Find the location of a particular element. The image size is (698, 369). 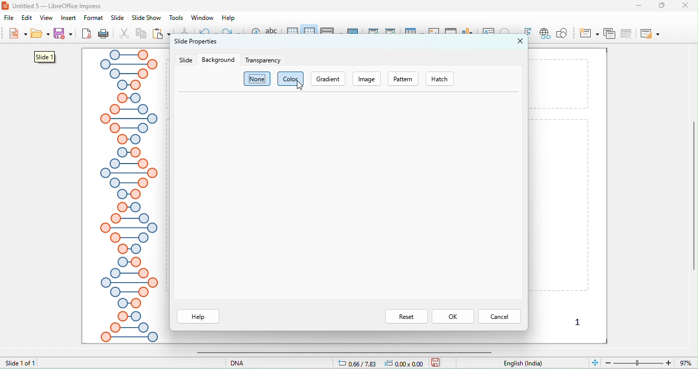

hyperlink is located at coordinates (544, 34).